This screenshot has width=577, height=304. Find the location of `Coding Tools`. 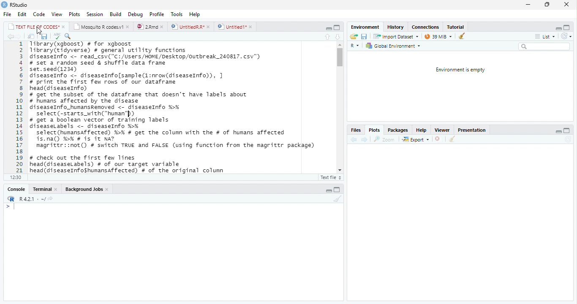

Coding Tools is located at coordinates (112, 35).